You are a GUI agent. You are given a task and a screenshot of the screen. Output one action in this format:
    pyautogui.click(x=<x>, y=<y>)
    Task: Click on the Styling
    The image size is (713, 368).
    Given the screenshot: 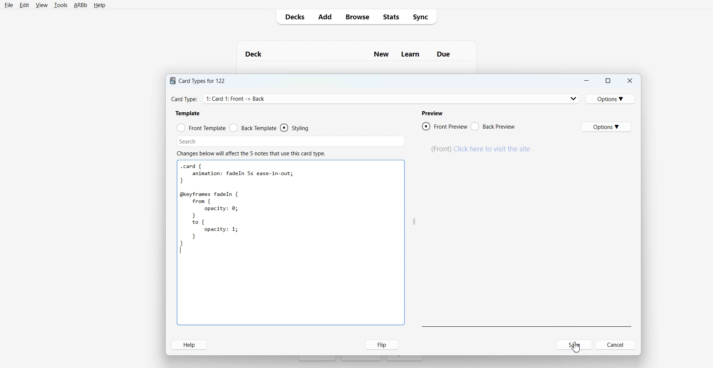 What is the action you would take?
    pyautogui.click(x=296, y=127)
    